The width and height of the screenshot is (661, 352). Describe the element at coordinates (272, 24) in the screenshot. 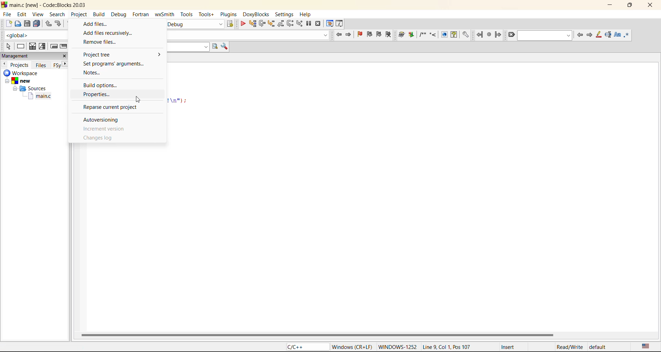

I see `step into` at that location.